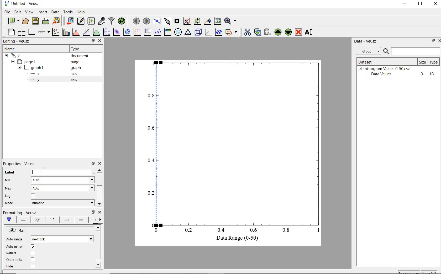  I want to click on checkbox, so click(33, 253).